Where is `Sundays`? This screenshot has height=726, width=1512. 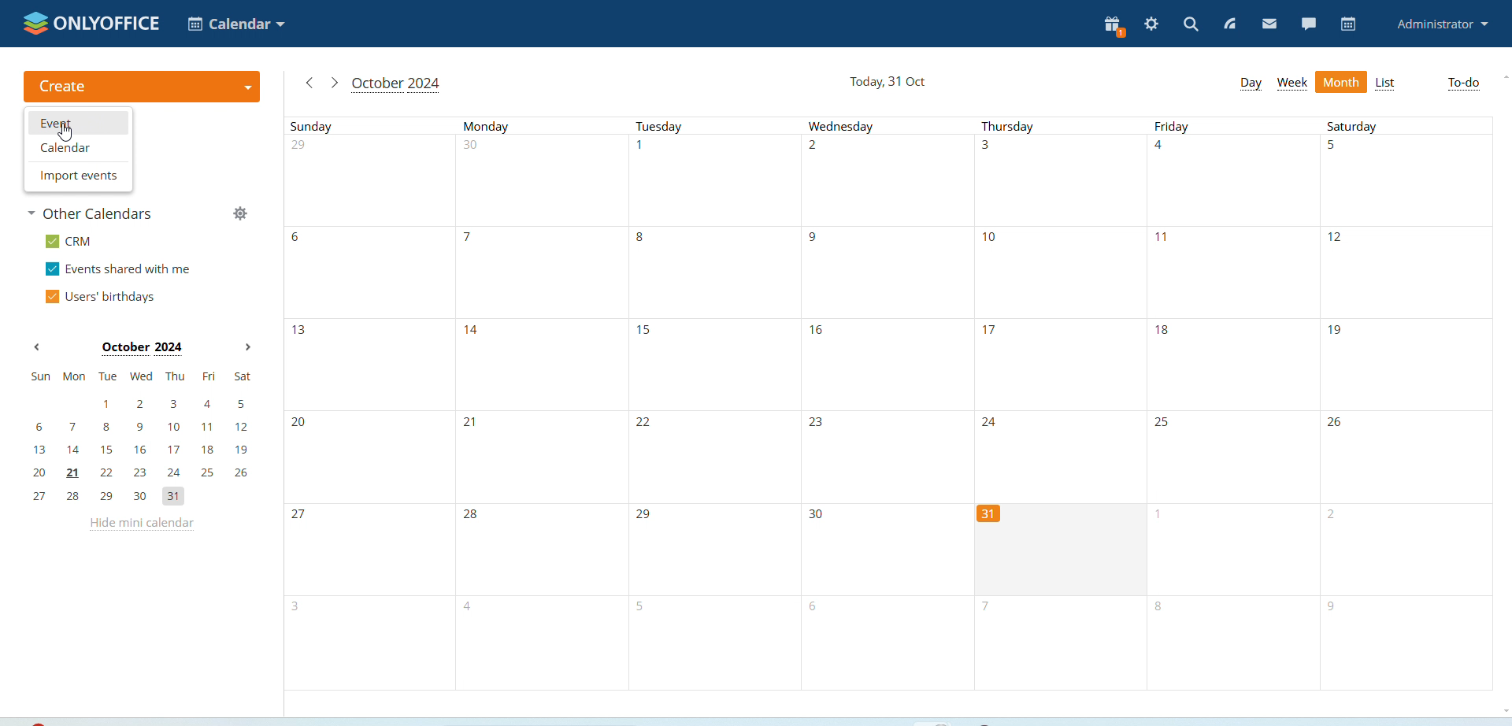
Sundays is located at coordinates (366, 403).